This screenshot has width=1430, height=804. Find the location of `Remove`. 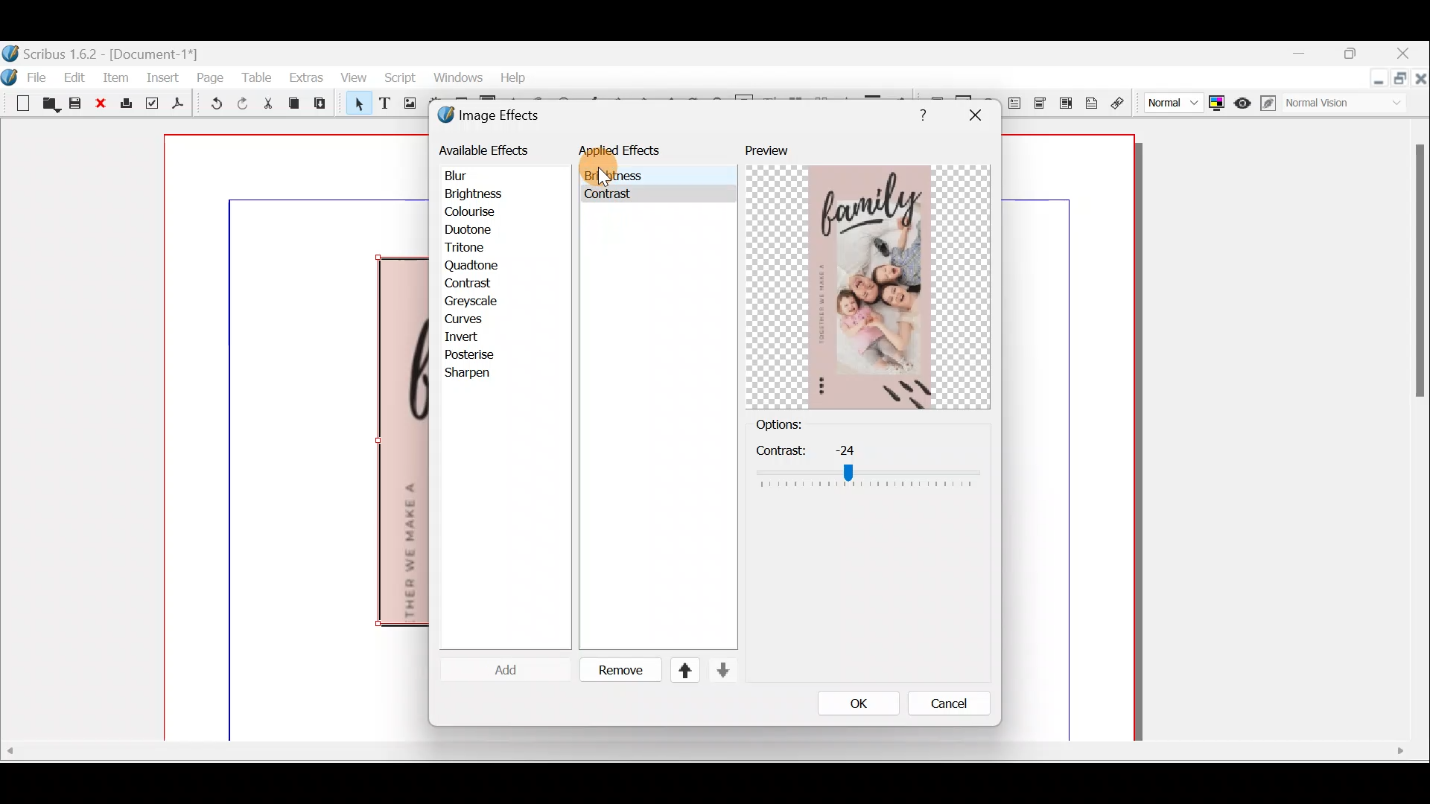

Remove is located at coordinates (614, 671).